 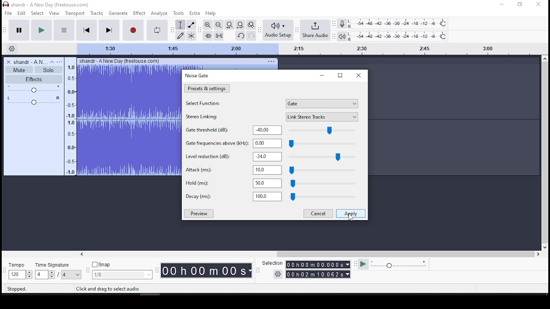 I want to click on select tool, so click(x=180, y=25).